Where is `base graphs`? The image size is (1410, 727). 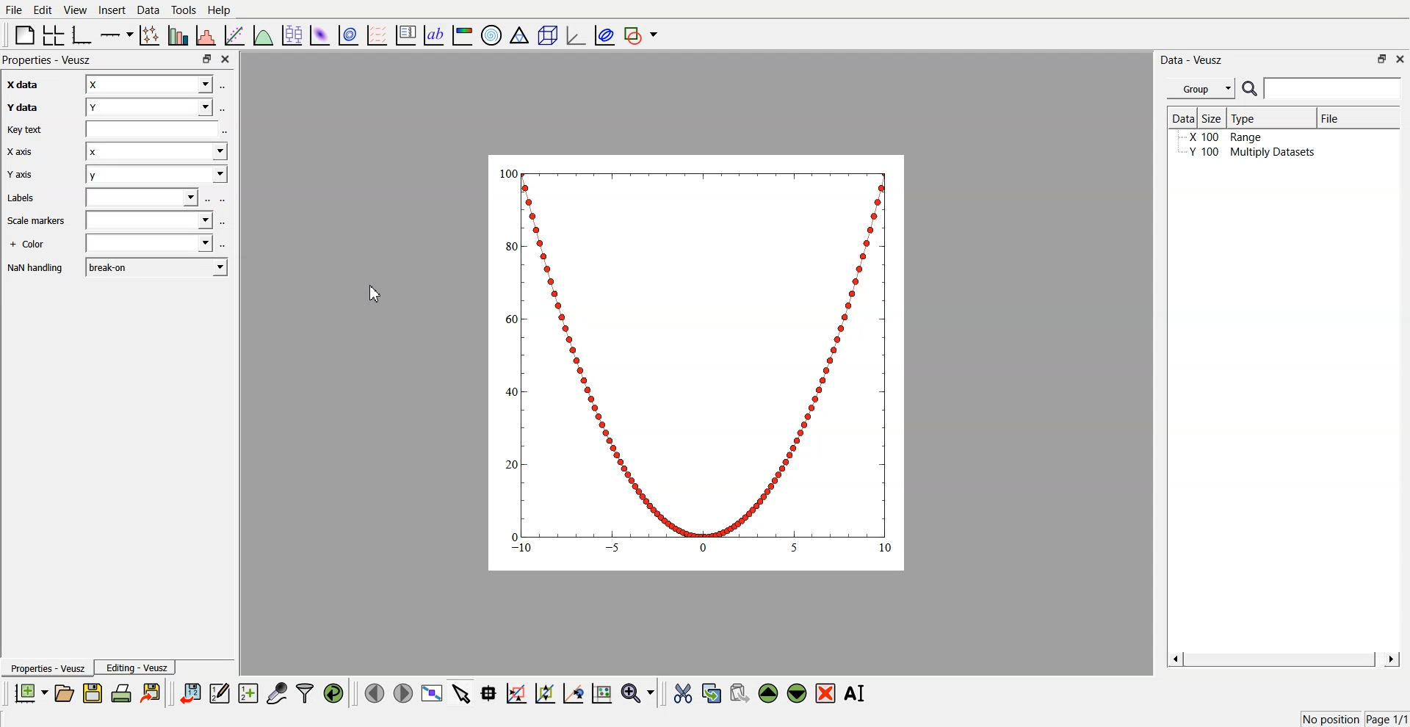 base graphs is located at coordinates (83, 35).